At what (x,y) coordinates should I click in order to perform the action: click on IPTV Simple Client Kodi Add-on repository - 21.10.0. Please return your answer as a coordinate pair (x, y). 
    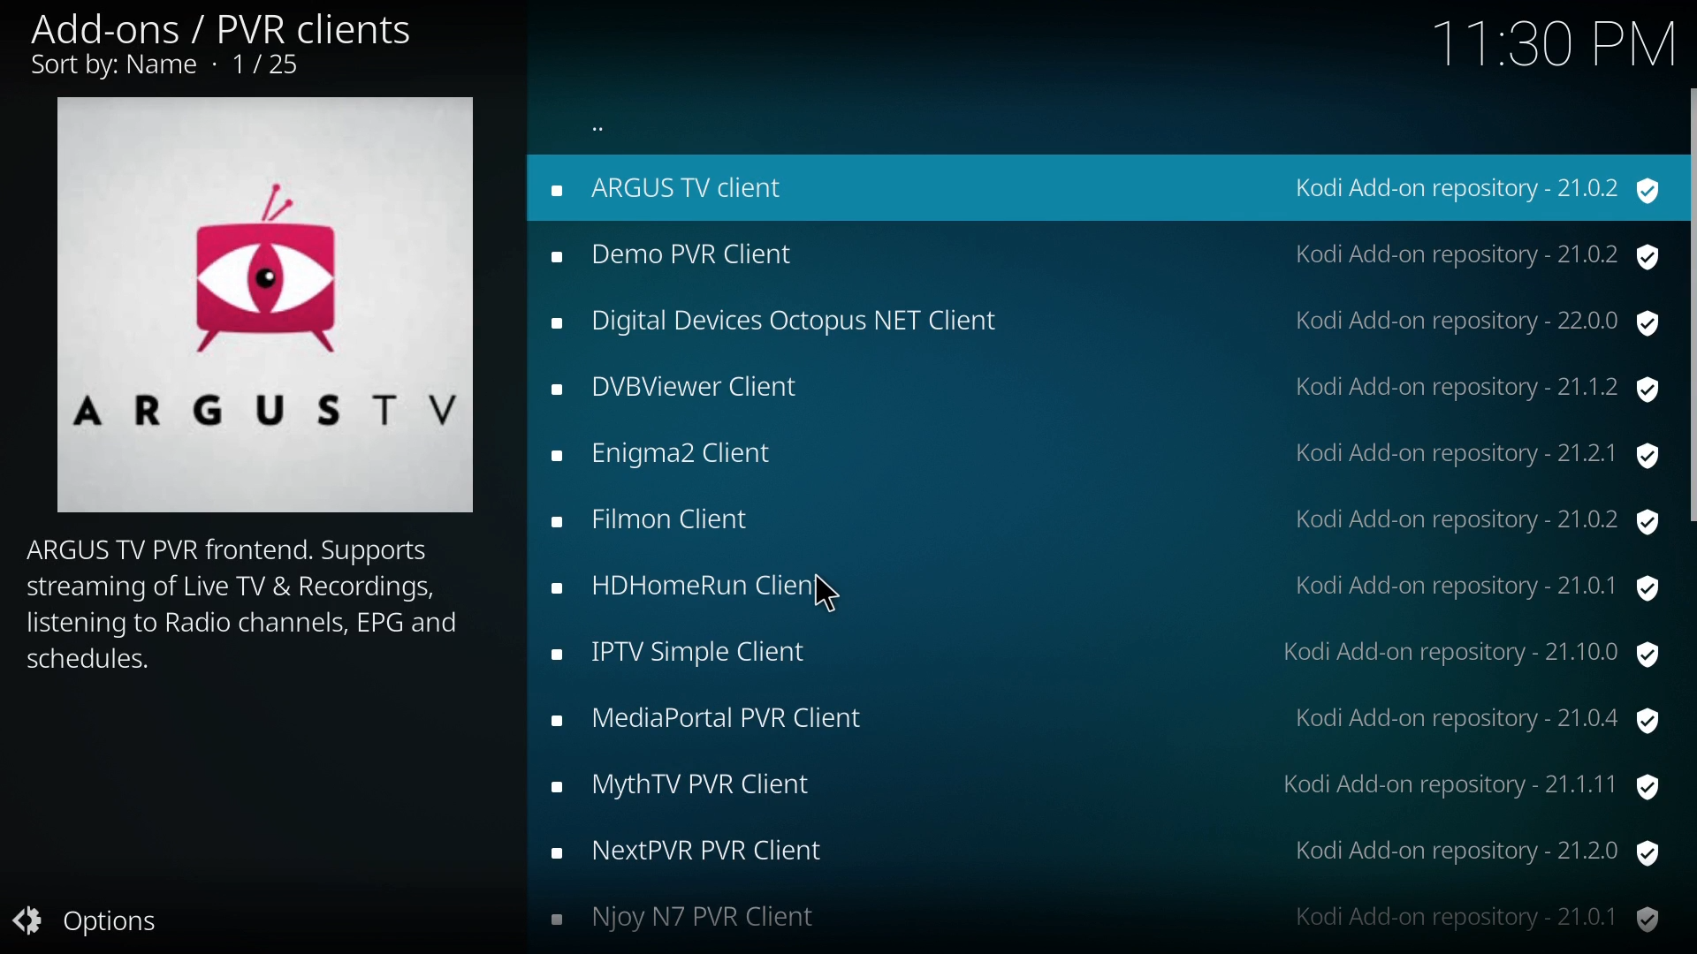
    Looking at the image, I should click on (1094, 654).